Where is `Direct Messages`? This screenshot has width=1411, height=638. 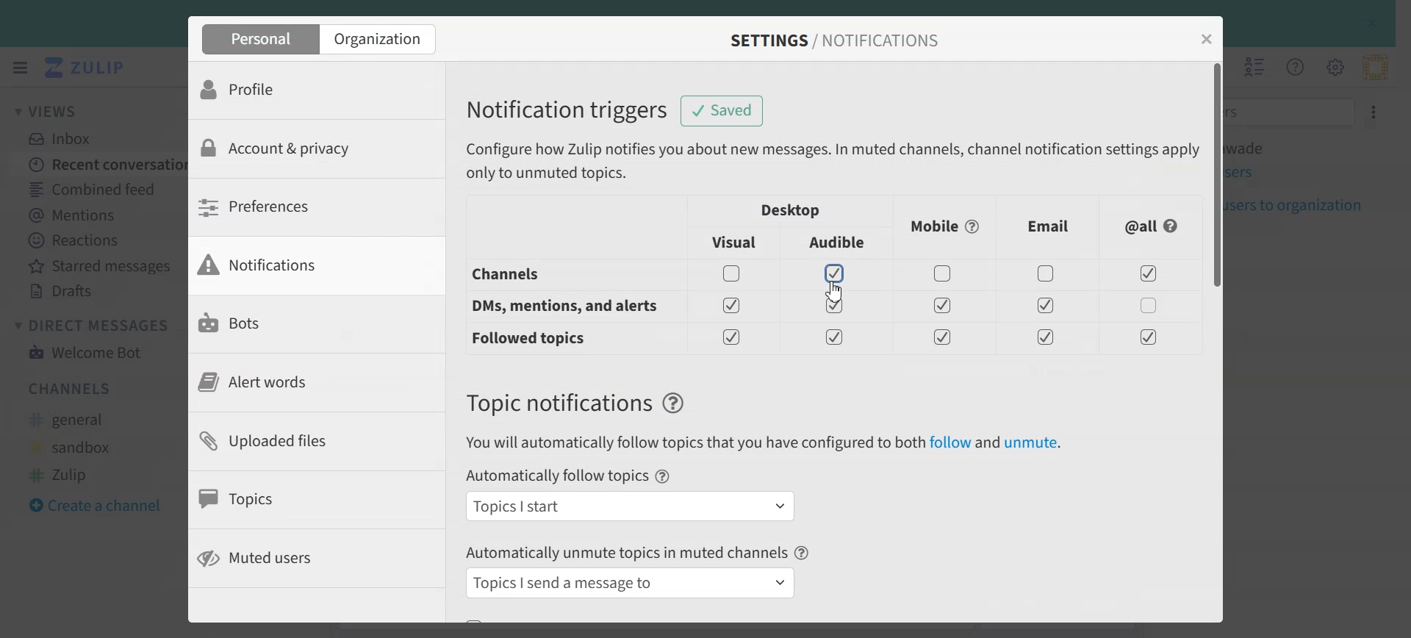 Direct Messages is located at coordinates (96, 325).